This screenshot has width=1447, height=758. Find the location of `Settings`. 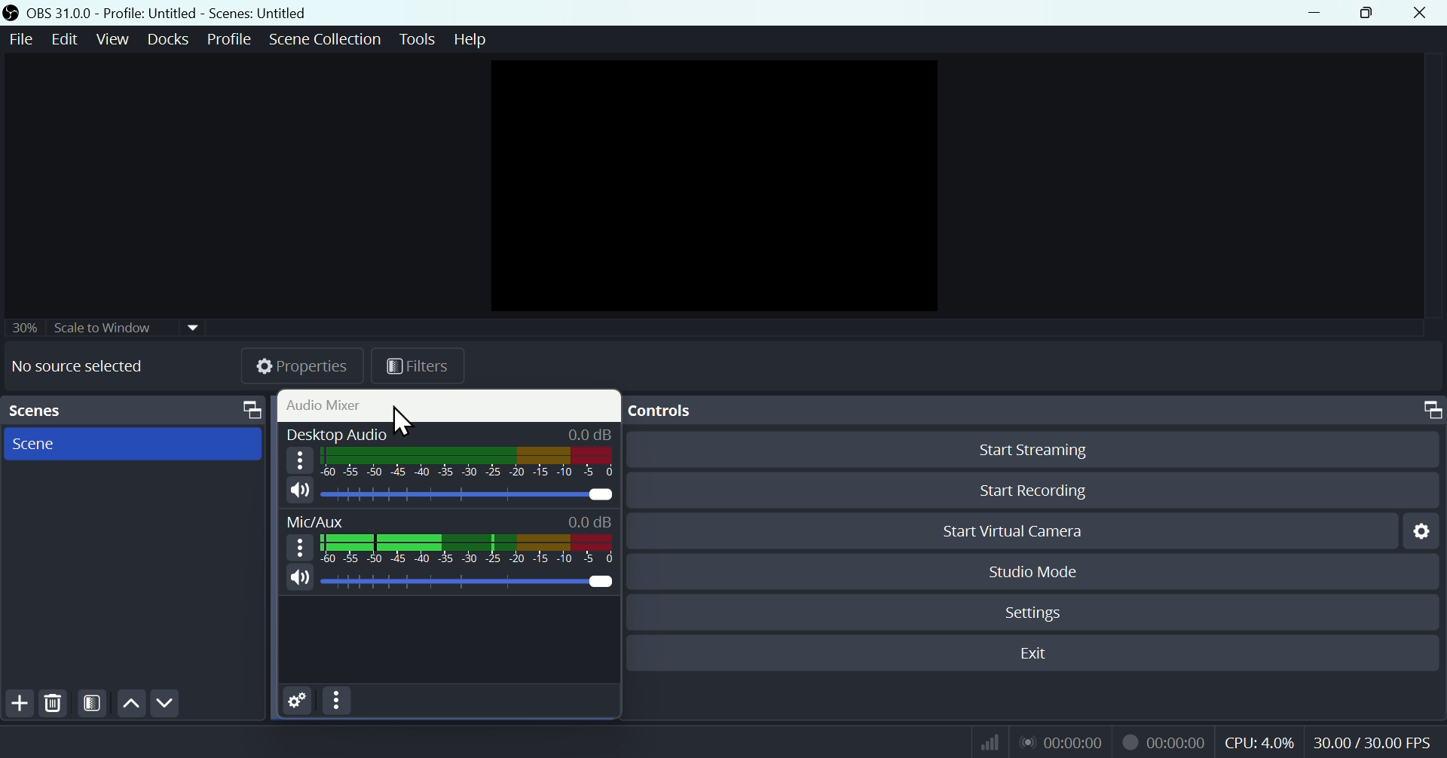

Settings is located at coordinates (1039, 611).